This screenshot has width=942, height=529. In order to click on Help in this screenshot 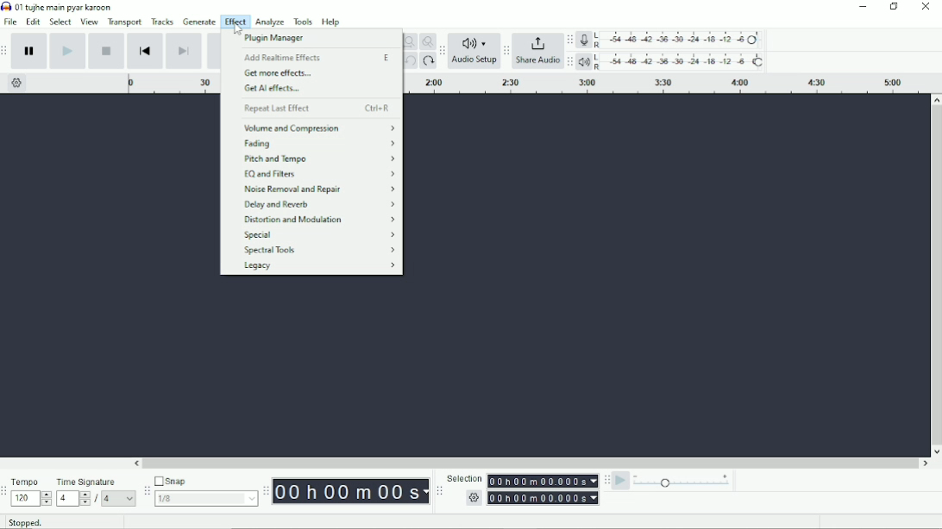, I will do `click(332, 22)`.